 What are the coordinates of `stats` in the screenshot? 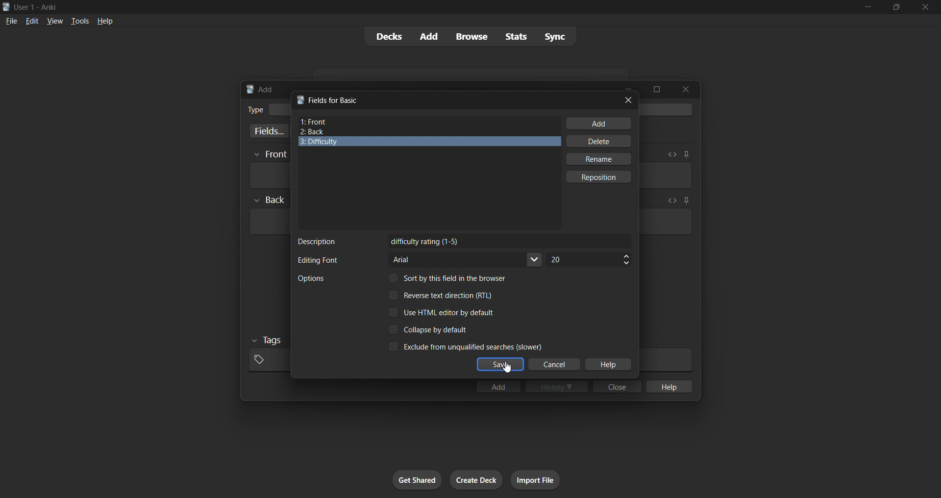 It's located at (516, 36).